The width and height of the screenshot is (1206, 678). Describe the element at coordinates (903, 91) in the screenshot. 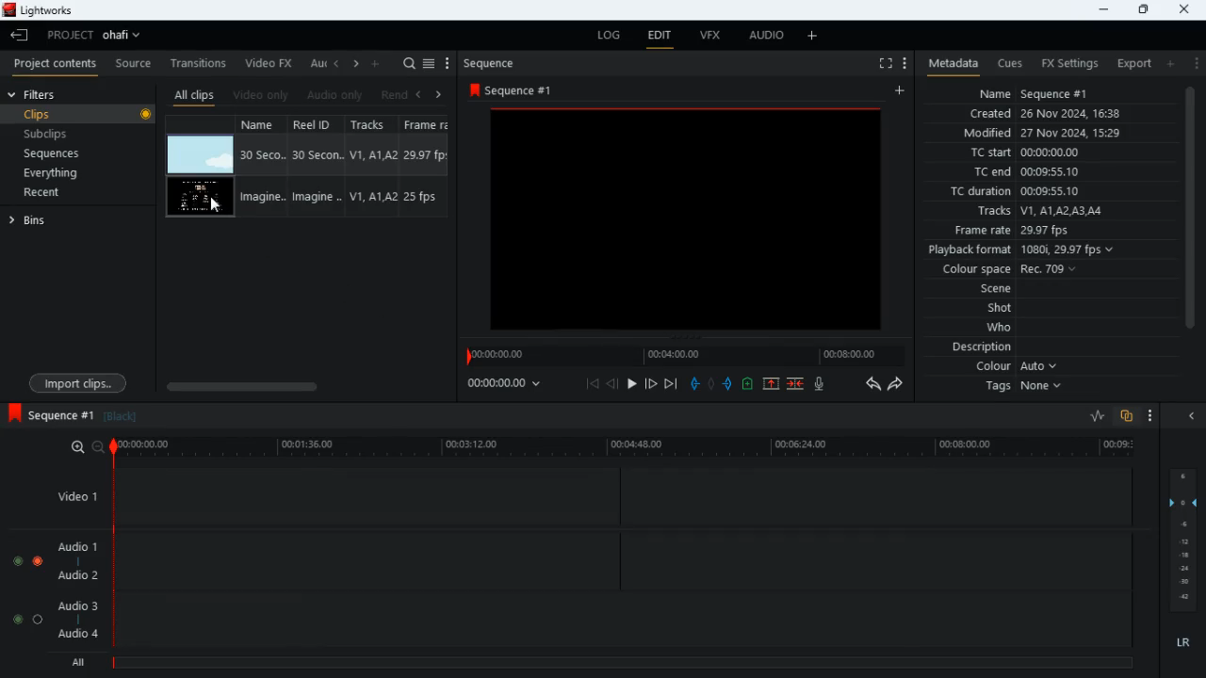

I see `add` at that location.